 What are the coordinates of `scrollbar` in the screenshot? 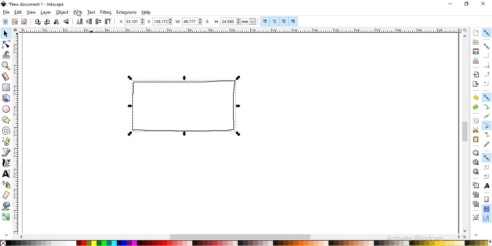 It's located at (241, 237).